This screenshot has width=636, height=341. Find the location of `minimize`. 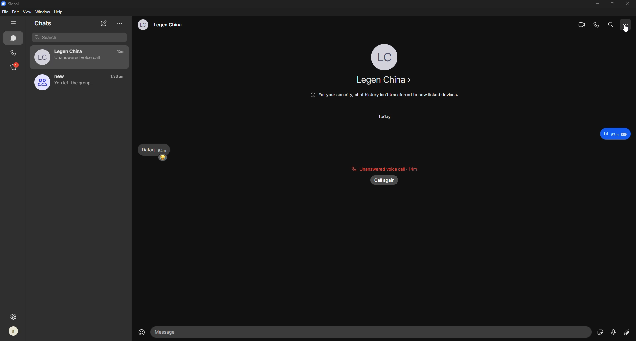

minimize is located at coordinates (594, 4).